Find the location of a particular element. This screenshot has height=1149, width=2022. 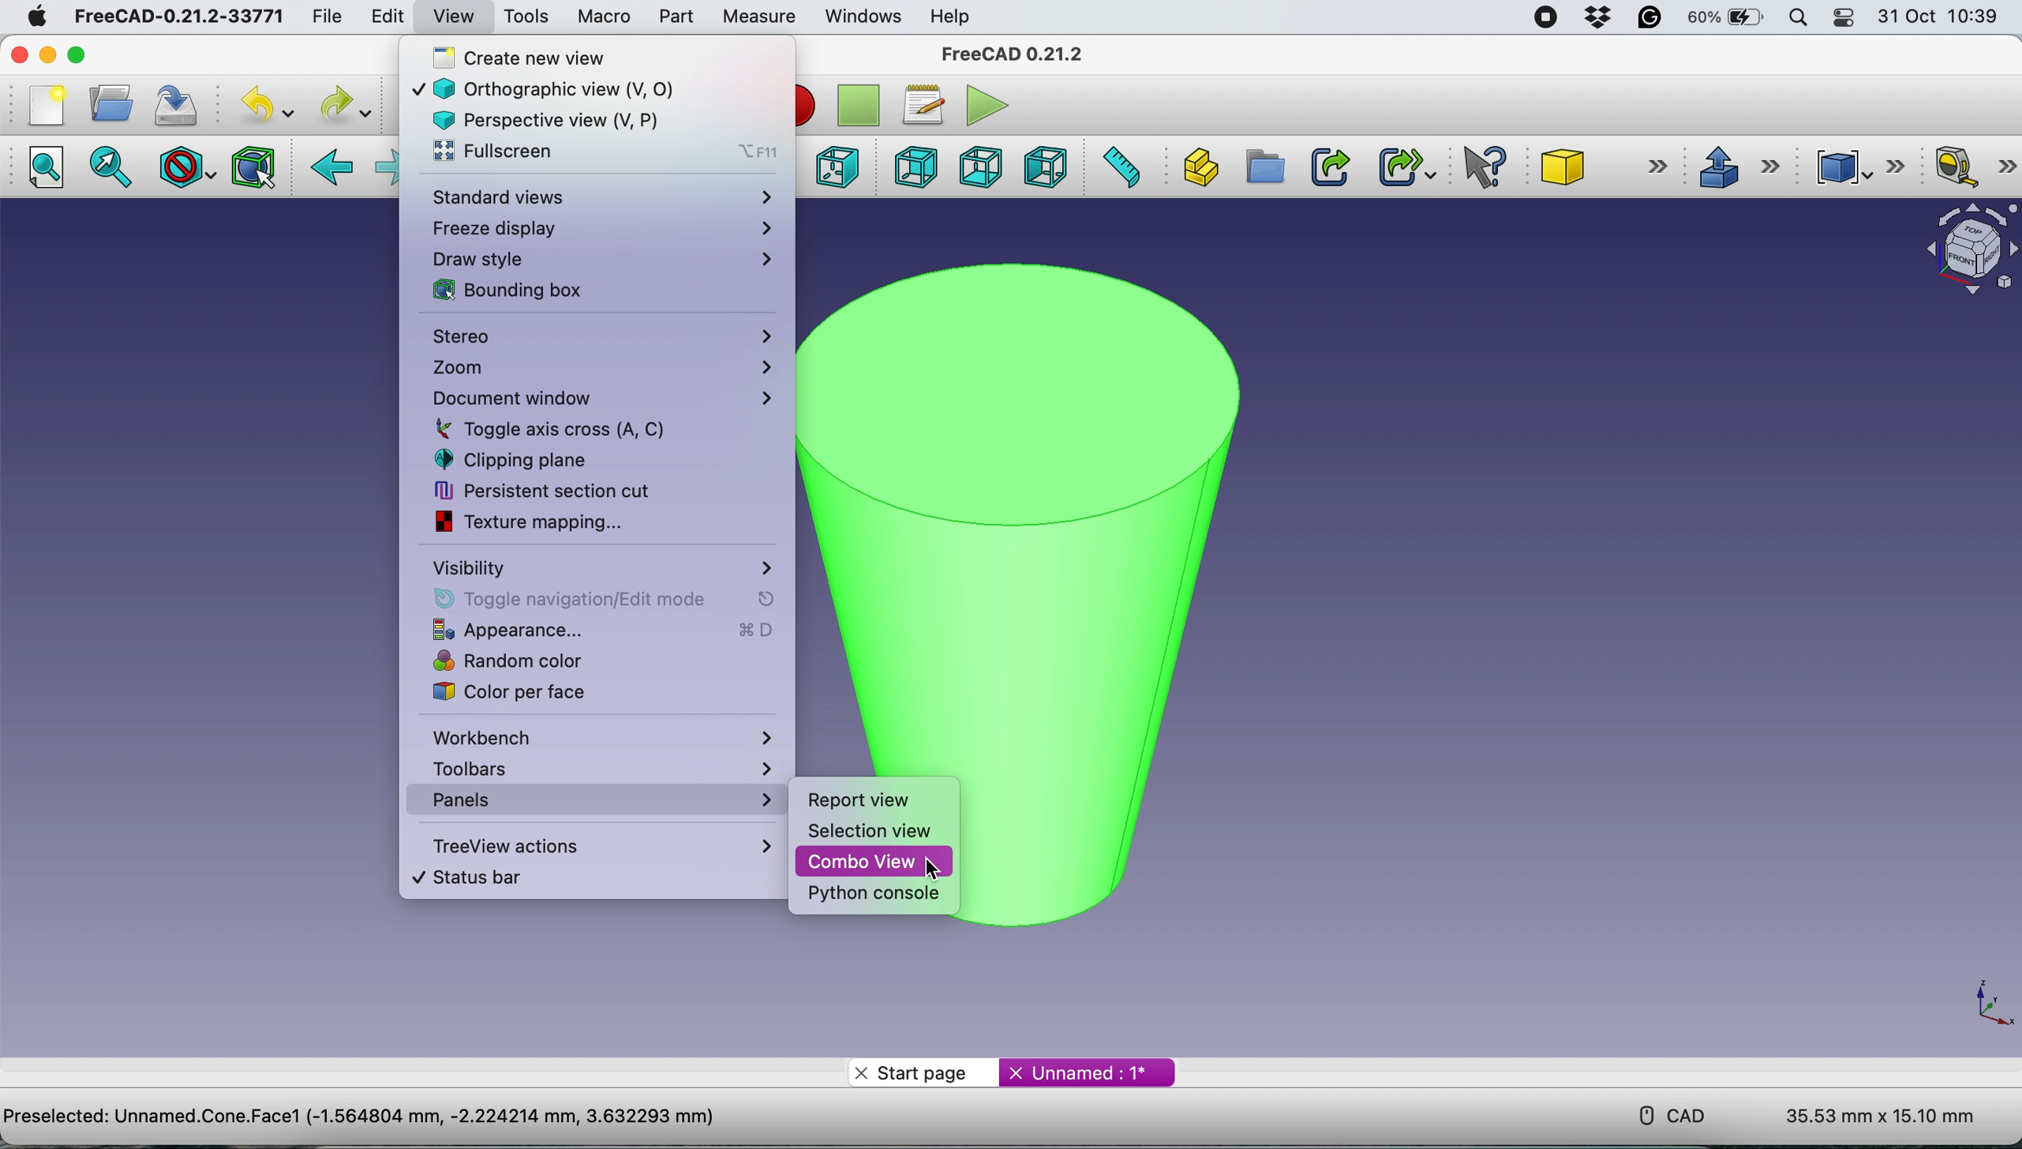

toggle axis across (A,C) is located at coordinates (571, 429).